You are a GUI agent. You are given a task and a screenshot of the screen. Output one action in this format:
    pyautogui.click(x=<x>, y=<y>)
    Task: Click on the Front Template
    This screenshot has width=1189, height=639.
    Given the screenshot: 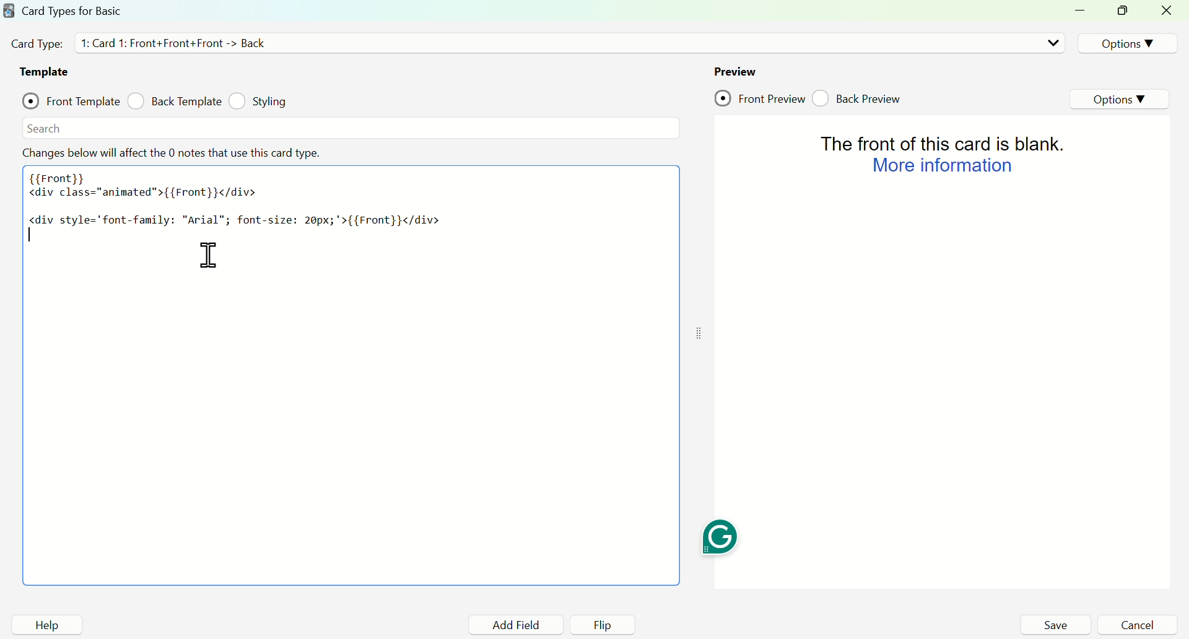 What is the action you would take?
    pyautogui.click(x=71, y=99)
    